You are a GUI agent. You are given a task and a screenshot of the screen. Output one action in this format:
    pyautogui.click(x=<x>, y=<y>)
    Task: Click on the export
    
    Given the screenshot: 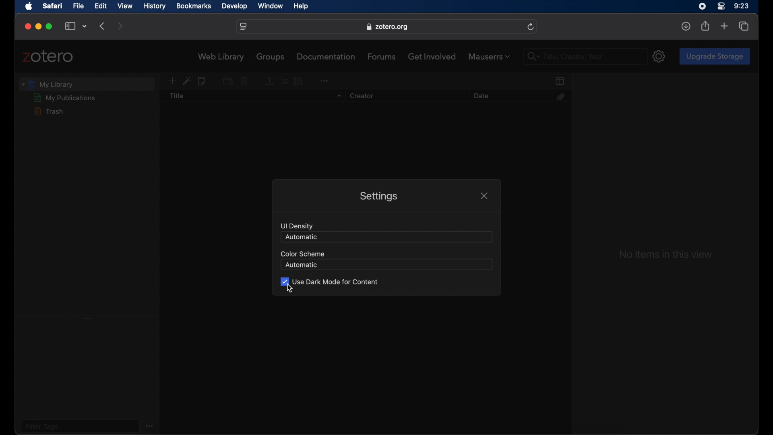 What is the action you would take?
    pyautogui.click(x=269, y=81)
    